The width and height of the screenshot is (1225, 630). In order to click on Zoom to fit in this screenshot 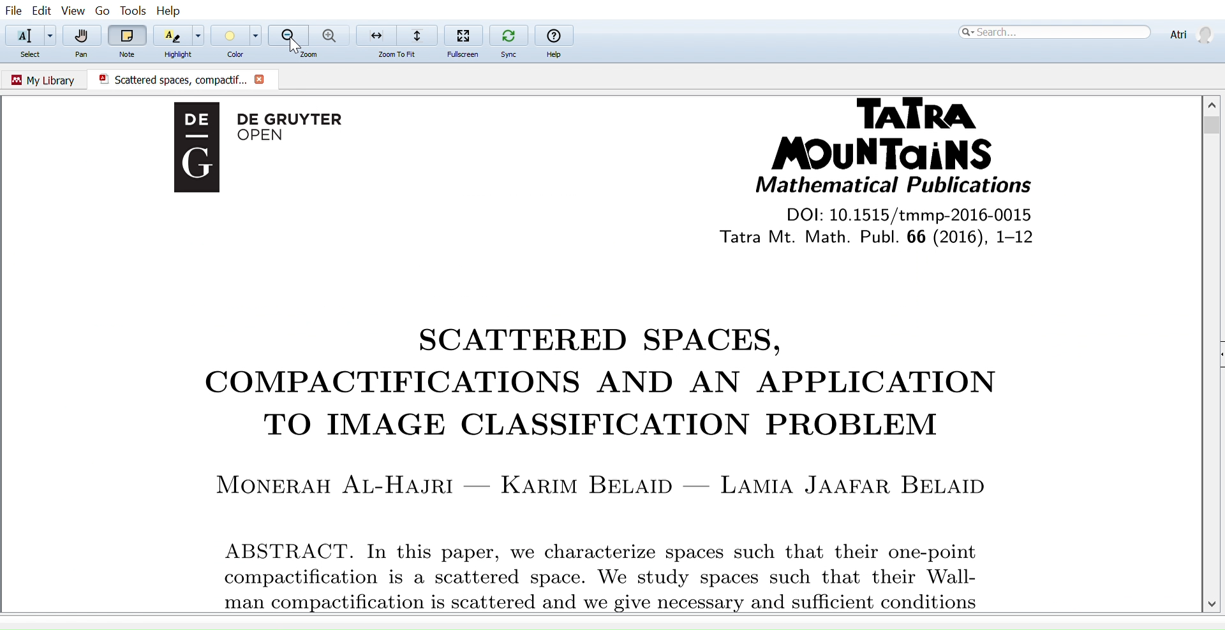, I will do `click(396, 34)`.